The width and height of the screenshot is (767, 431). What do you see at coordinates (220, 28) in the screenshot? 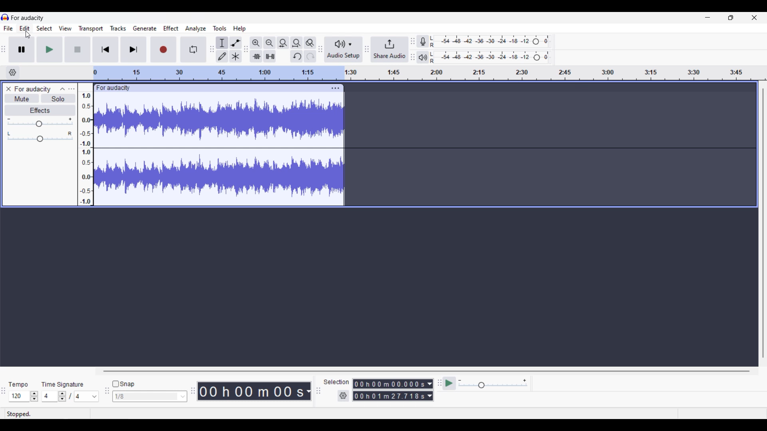
I see `Tools menu` at bounding box center [220, 28].